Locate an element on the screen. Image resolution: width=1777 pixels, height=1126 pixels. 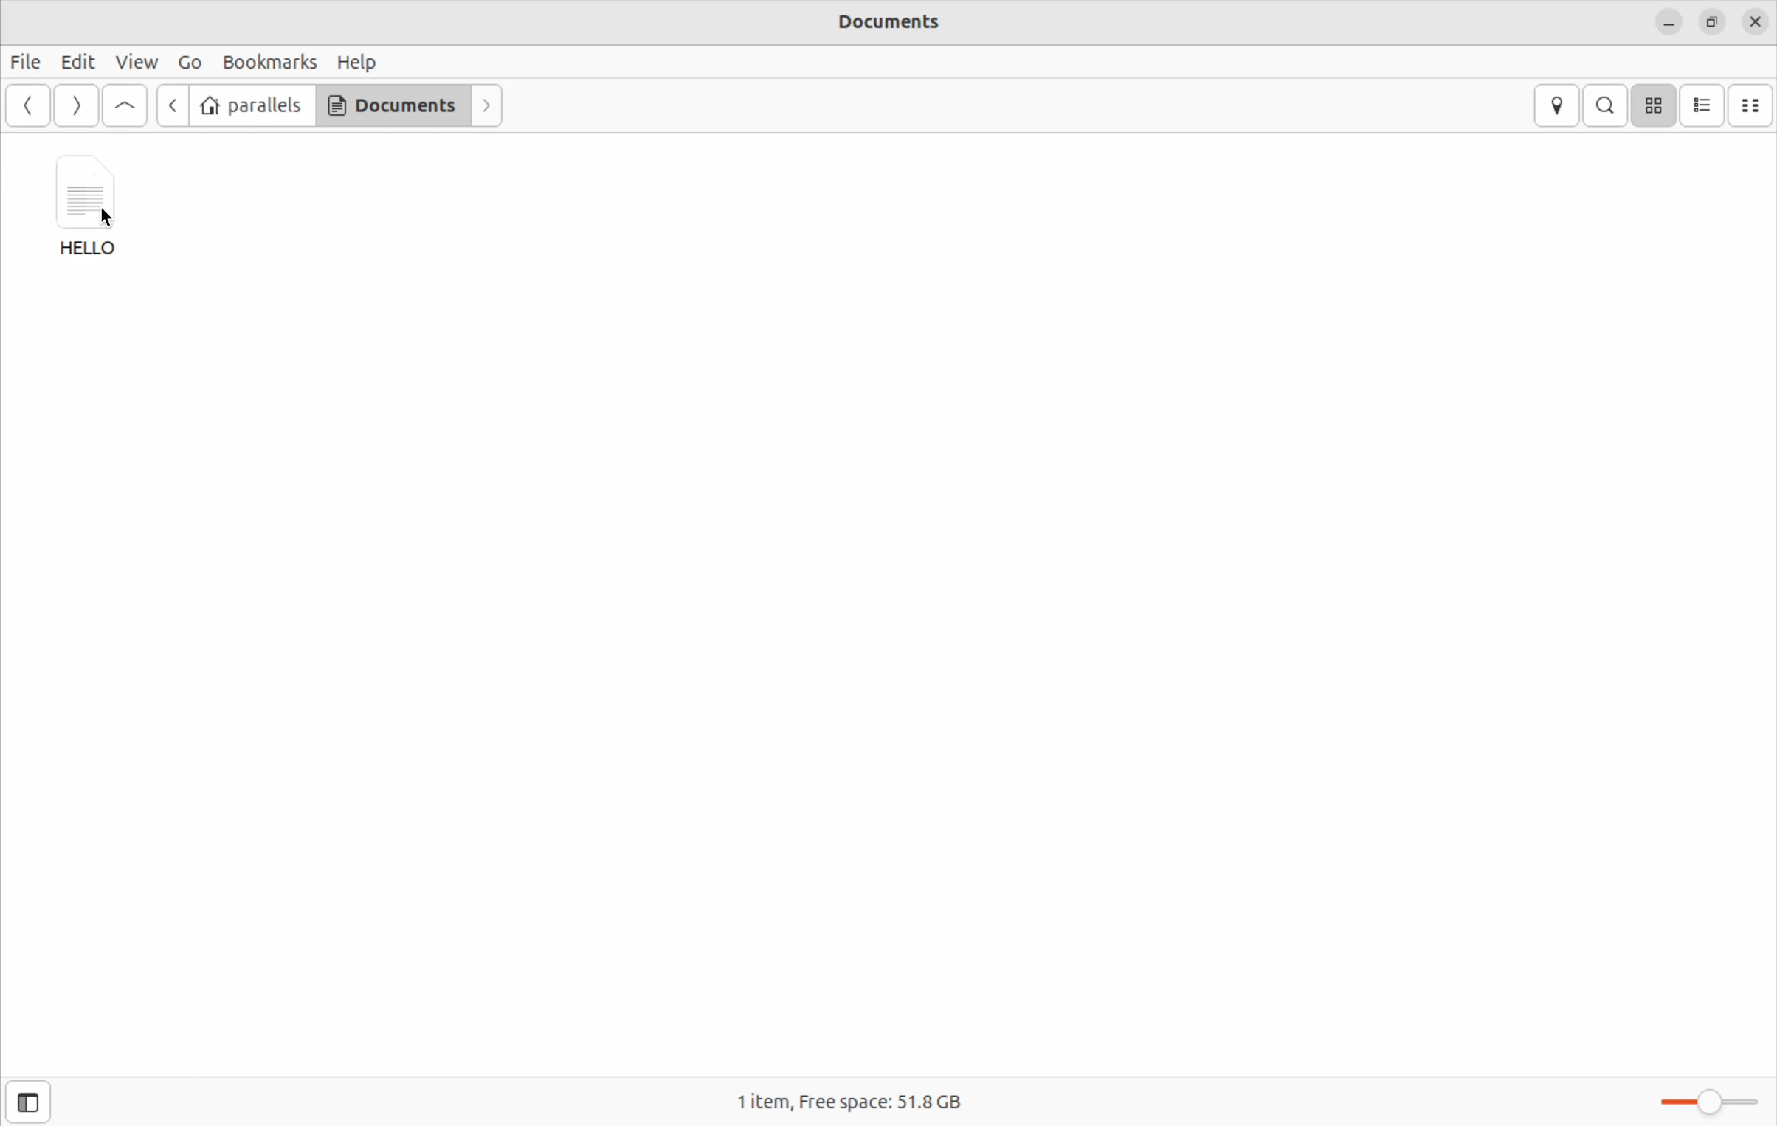
Help is located at coordinates (357, 61).